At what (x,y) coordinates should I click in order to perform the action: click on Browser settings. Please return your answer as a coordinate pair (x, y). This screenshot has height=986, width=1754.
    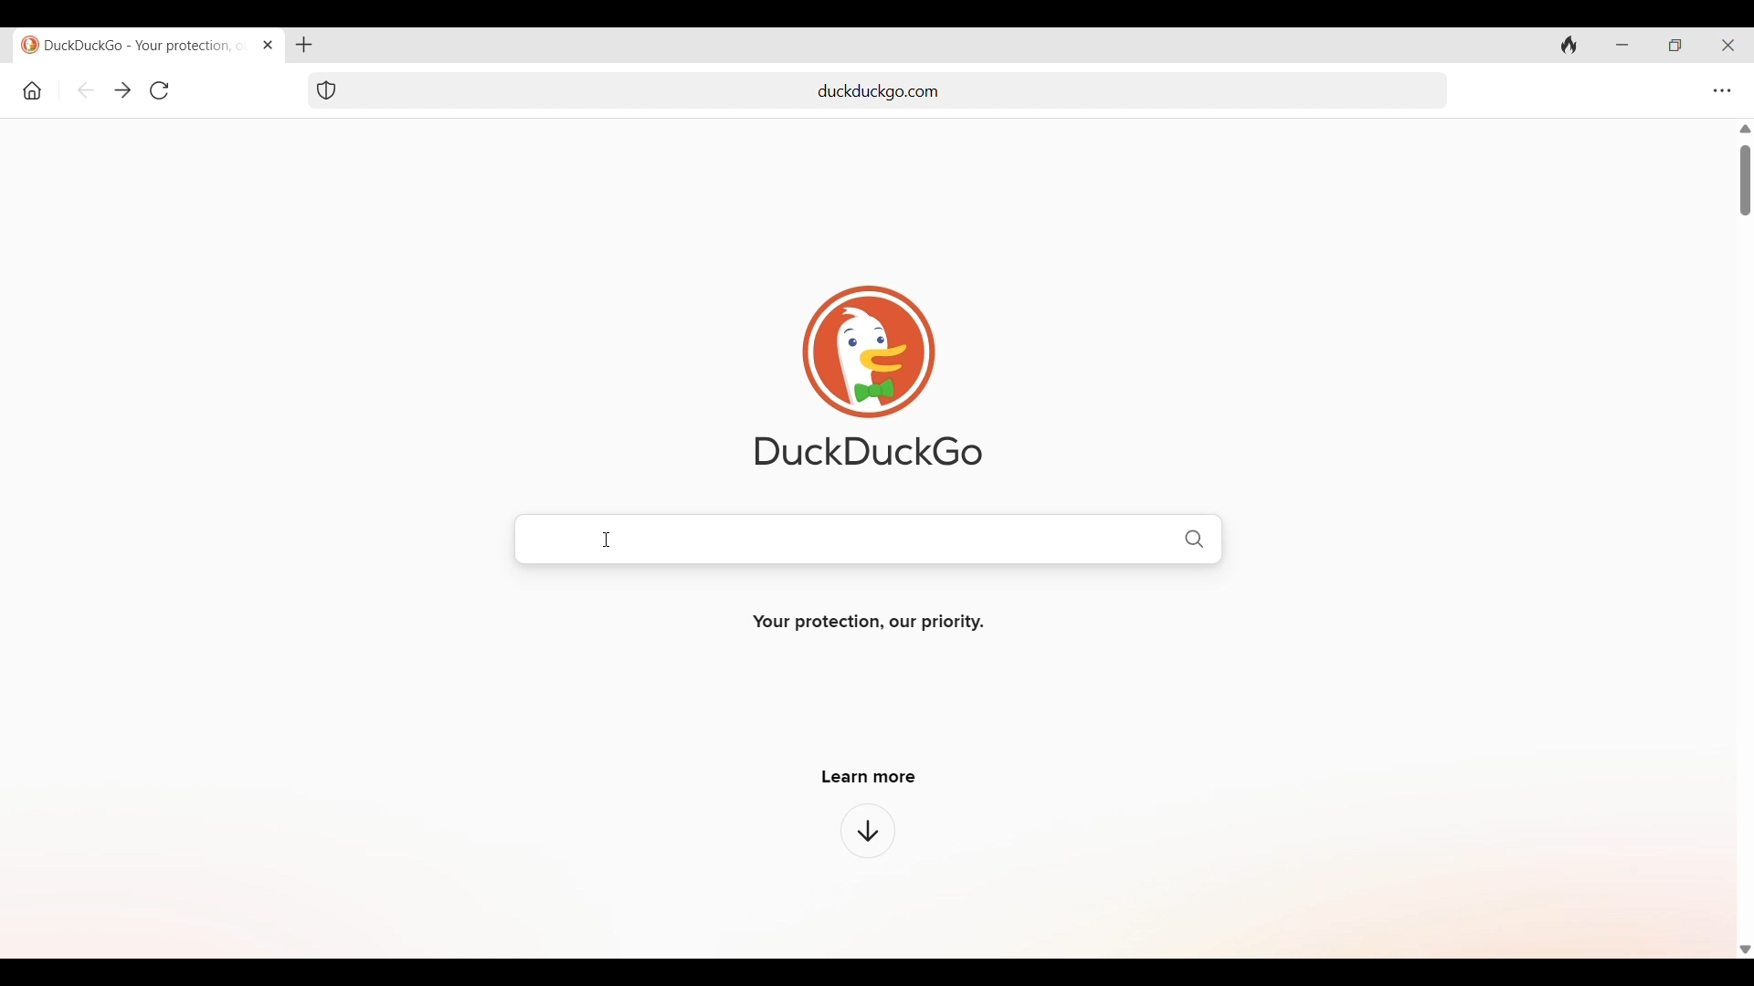
    Looking at the image, I should click on (1722, 91).